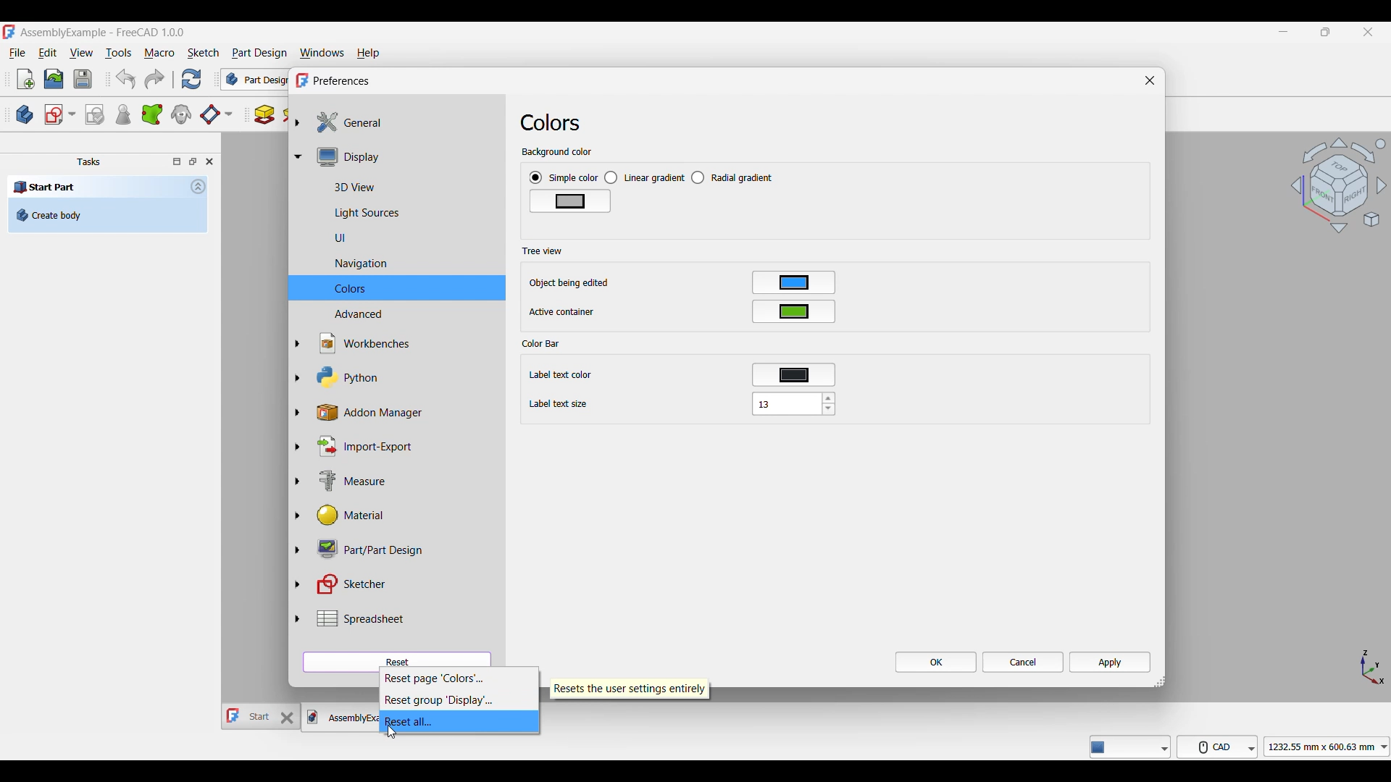  What do you see at coordinates (343, 81) in the screenshot?
I see `Preferences` at bounding box center [343, 81].